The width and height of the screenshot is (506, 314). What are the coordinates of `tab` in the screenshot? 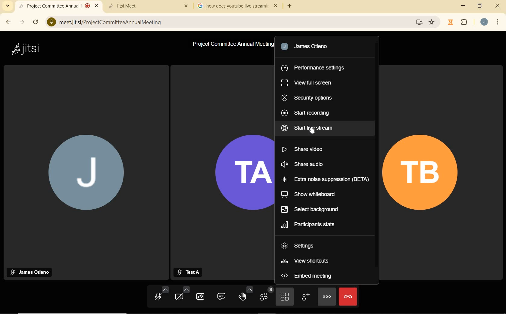 It's located at (141, 6).